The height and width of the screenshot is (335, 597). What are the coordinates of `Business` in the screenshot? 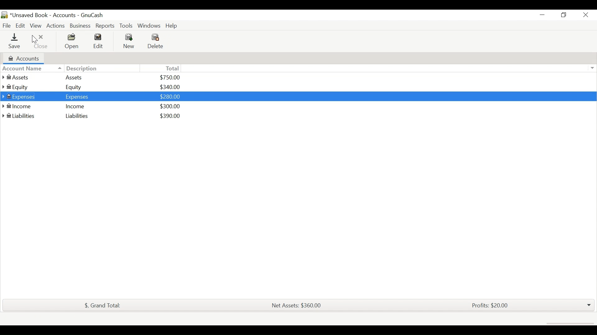 It's located at (80, 26).